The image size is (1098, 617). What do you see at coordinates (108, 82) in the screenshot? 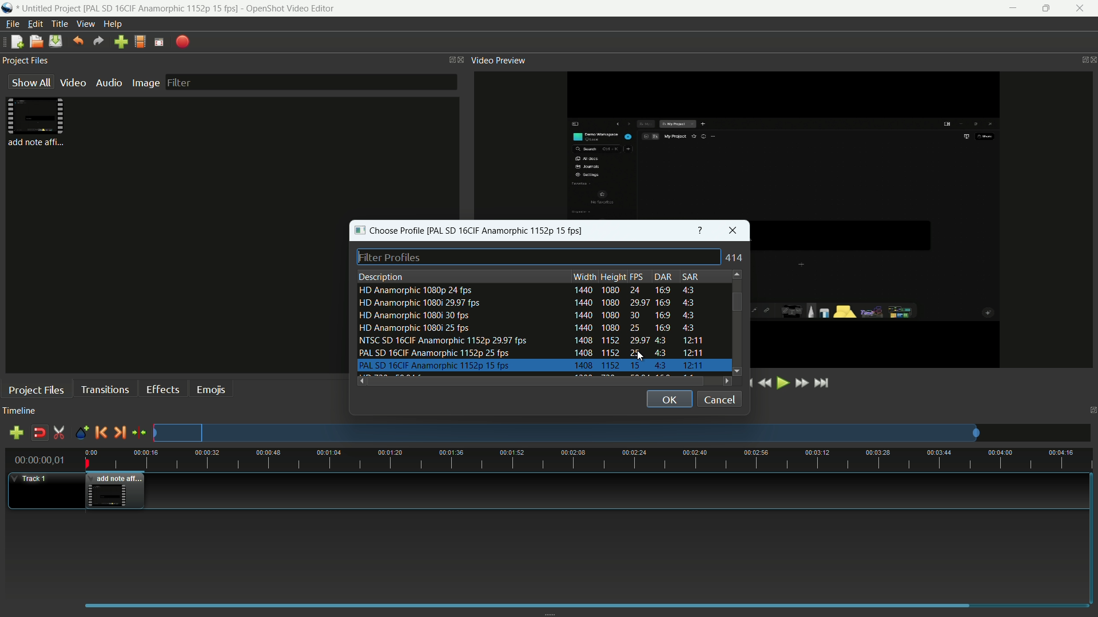
I see `audio` at bounding box center [108, 82].